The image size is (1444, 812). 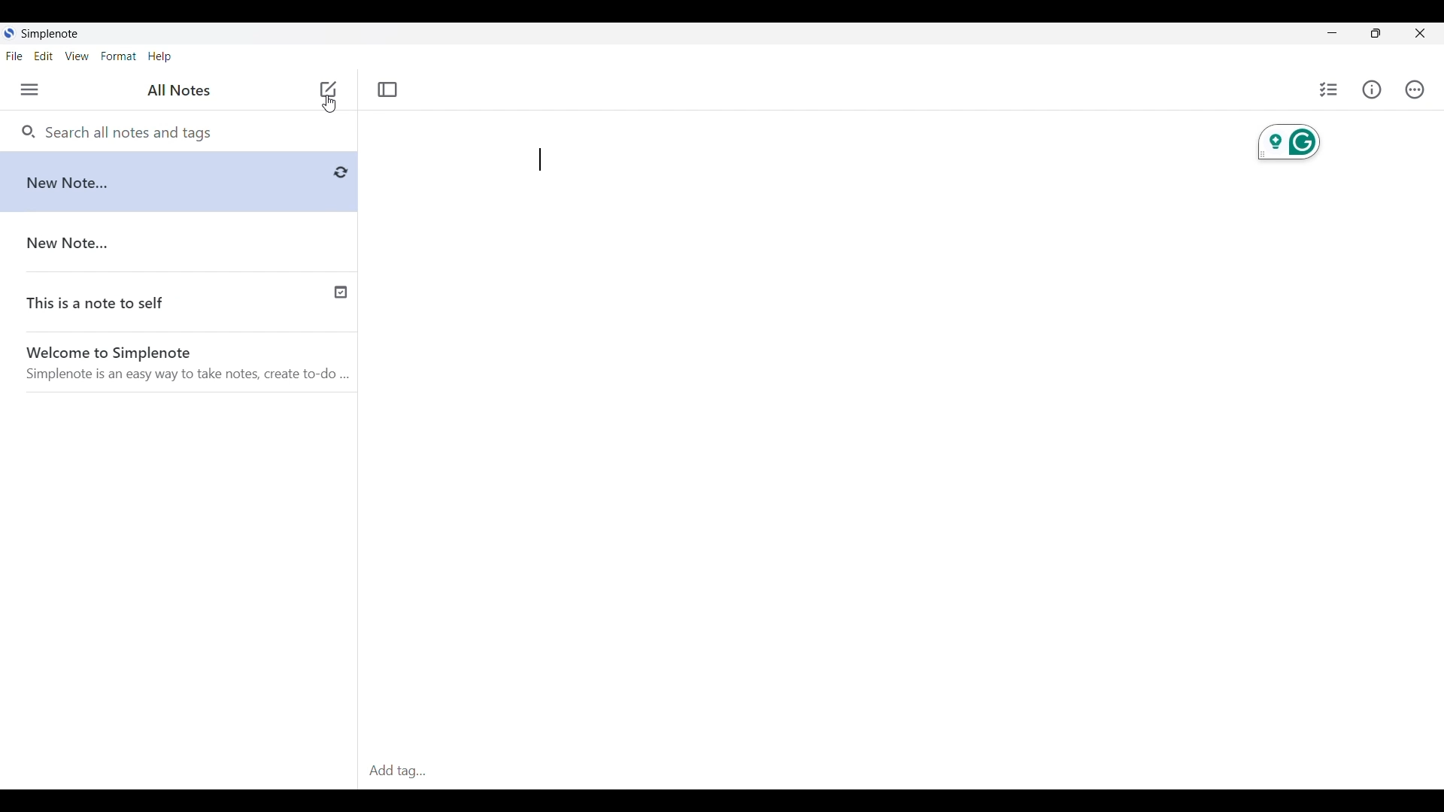 What do you see at coordinates (1333, 32) in the screenshot?
I see `Minimize` at bounding box center [1333, 32].